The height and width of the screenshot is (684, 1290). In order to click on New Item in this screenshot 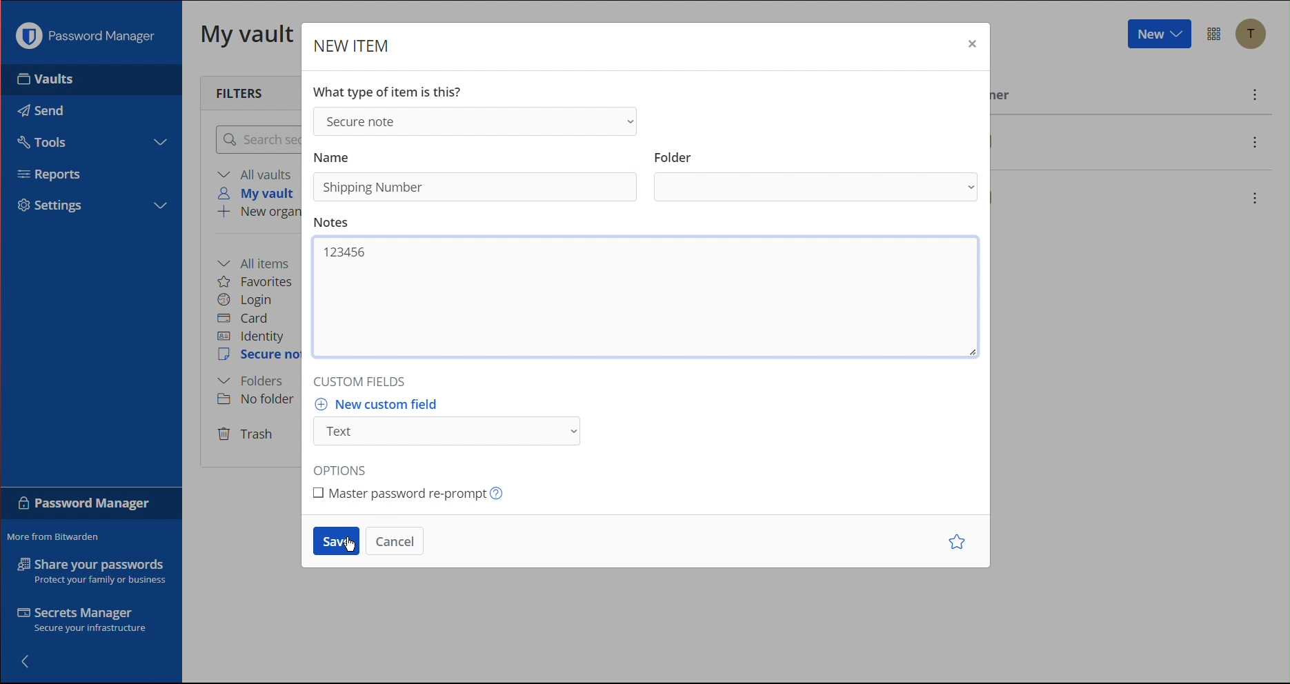, I will do `click(357, 46)`.